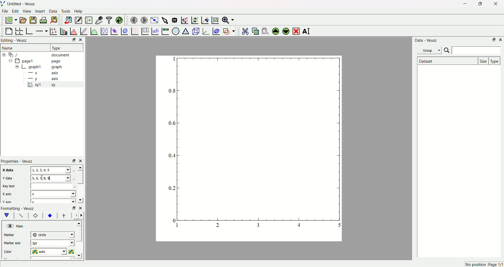 This screenshot has height=267, width=504. What do you see at coordinates (484, 61) in the screenshot?
I see `Size` at bounding box center [484, 61].